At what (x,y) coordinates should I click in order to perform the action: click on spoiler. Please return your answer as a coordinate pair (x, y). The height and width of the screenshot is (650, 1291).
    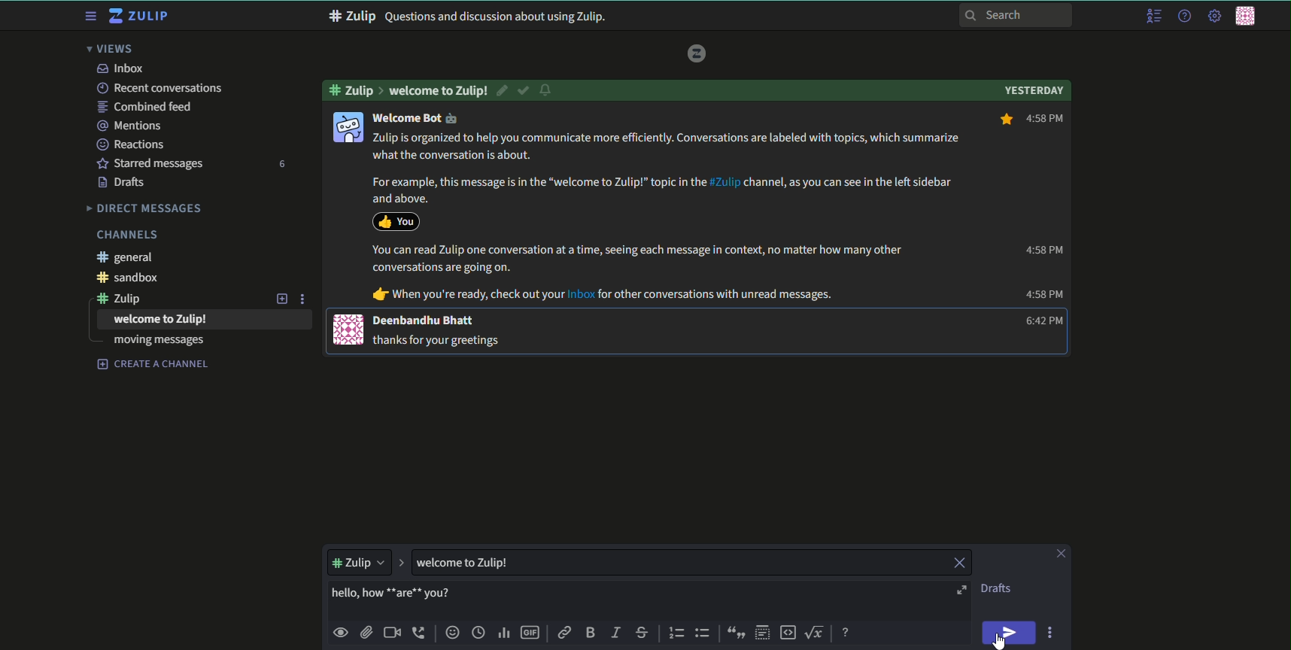
    Looking at the image, I should click on (763, 633).